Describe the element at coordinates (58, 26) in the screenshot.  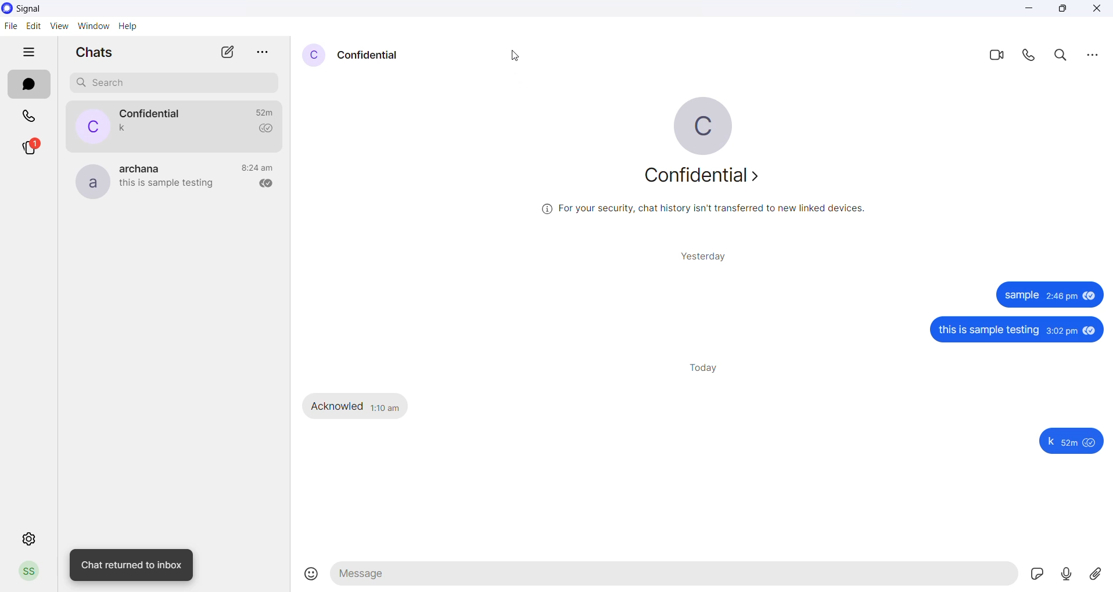
I see `view` at that location.